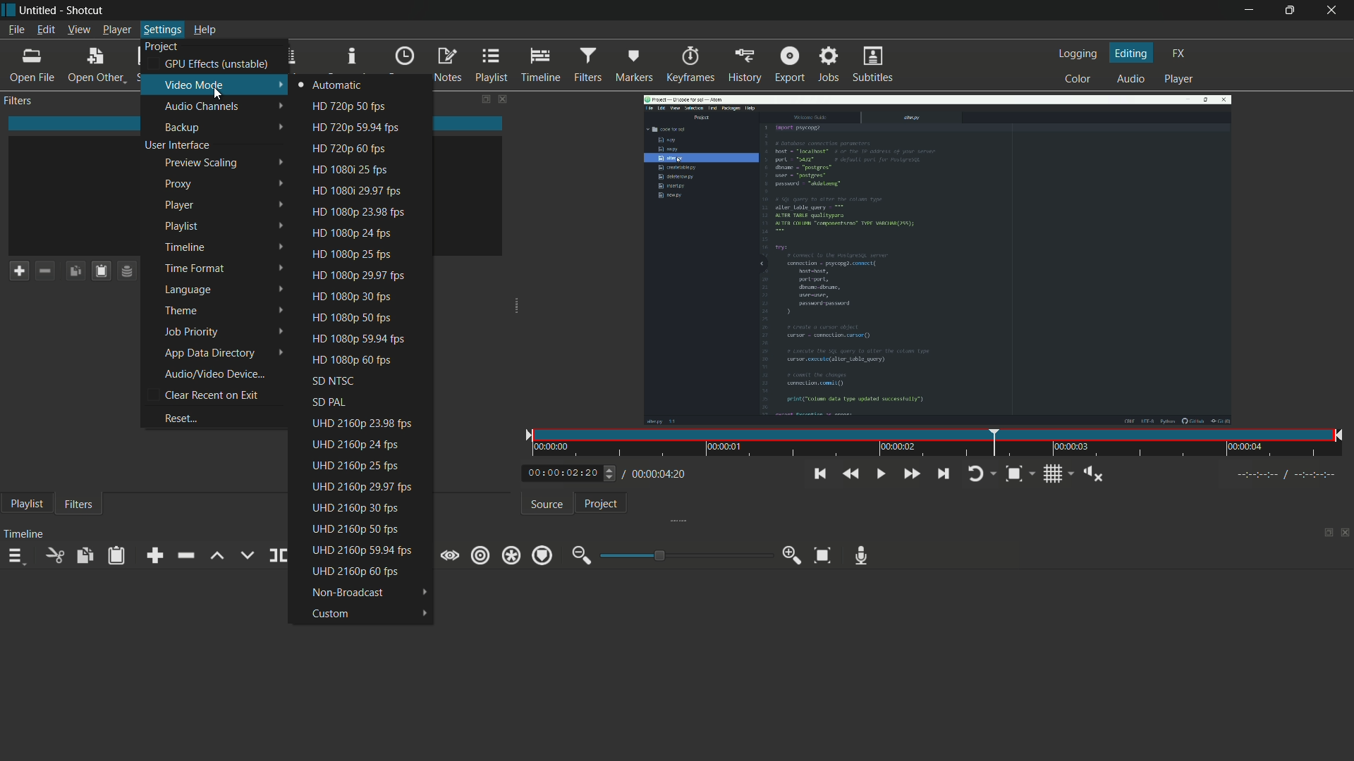  What do you see at coordinates (218, 419) in the screenshot?
I see `reset` at bounding box center [218, 419].